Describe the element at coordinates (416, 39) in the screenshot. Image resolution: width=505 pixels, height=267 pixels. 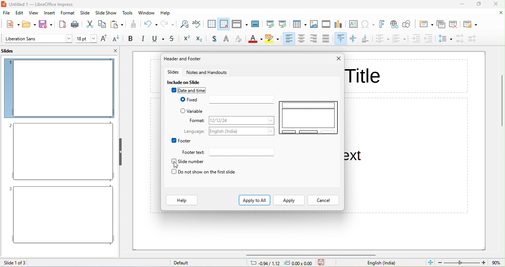
I see `increase indent` at that location.